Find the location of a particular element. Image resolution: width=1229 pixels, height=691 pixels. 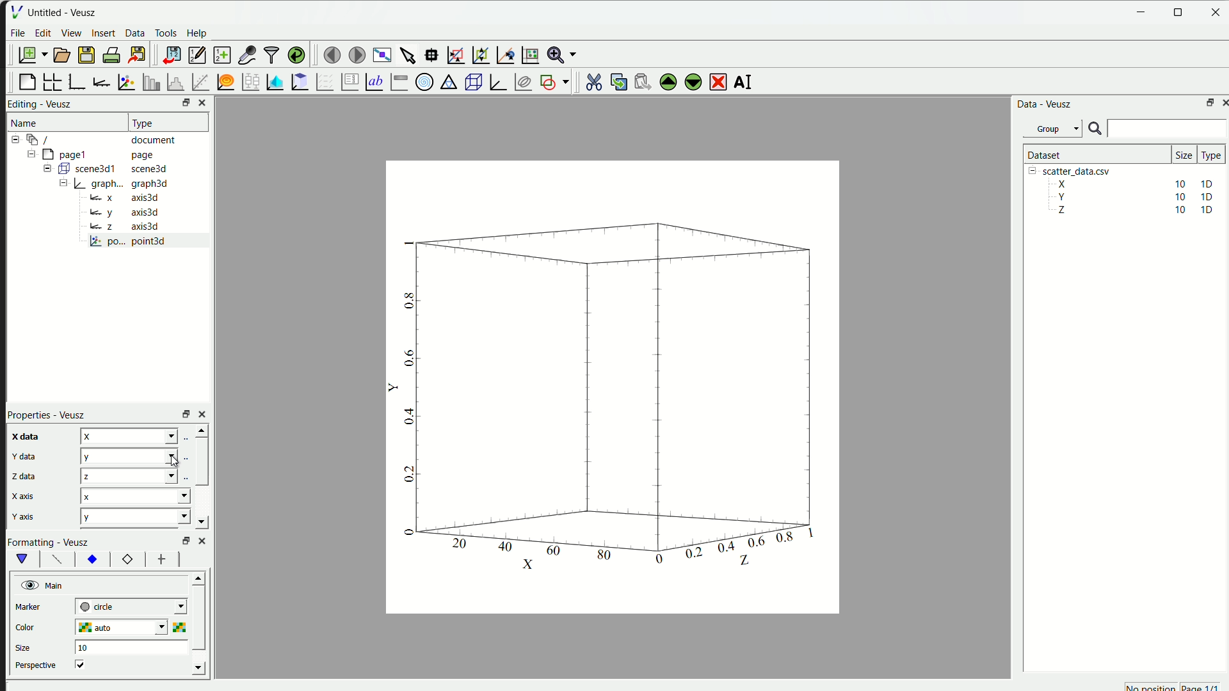

close is located at coordinates (200, 103).